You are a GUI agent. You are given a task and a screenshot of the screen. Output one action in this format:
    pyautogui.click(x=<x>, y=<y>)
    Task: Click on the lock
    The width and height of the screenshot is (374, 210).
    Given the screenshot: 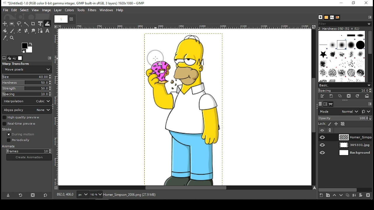 What is the action you would take?
    pyautogui.click(x=322, y=124)
    